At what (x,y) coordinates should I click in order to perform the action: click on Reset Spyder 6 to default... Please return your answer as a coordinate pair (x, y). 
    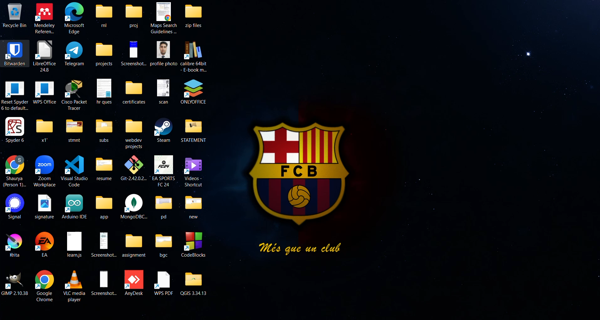
    Looking at the image, I should click on (15, 95).